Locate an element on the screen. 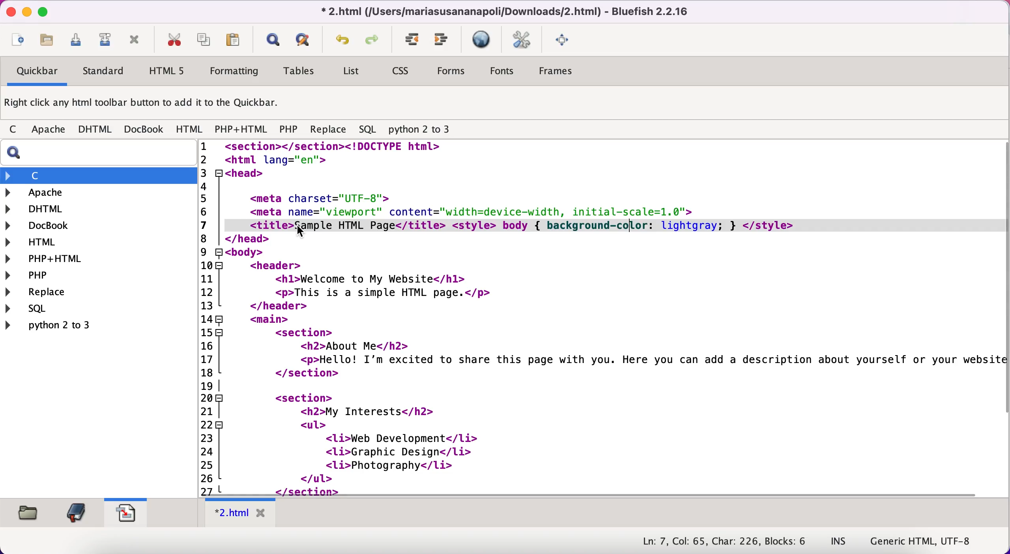  copy is located at coordinates (205, 39).